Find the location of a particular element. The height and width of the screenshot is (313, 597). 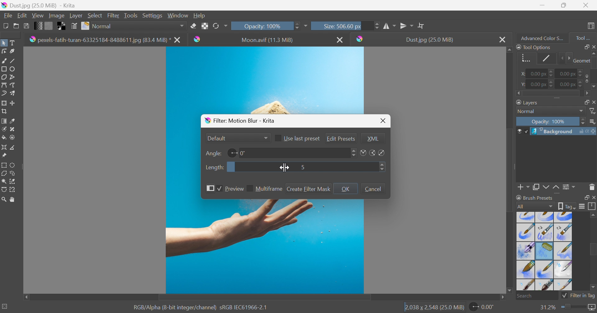

View or change the layer properties is located at coordinates (567, 187).